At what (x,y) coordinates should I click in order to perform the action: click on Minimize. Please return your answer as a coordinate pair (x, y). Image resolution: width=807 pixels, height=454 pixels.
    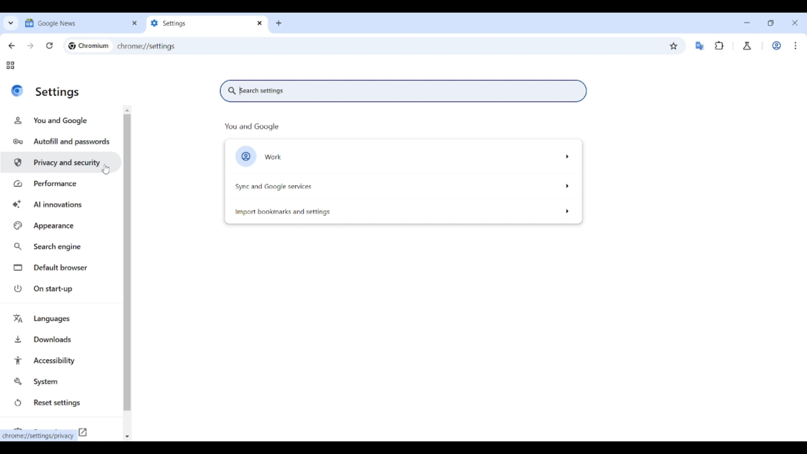
    Looking at the image, I should click on (747, 23).